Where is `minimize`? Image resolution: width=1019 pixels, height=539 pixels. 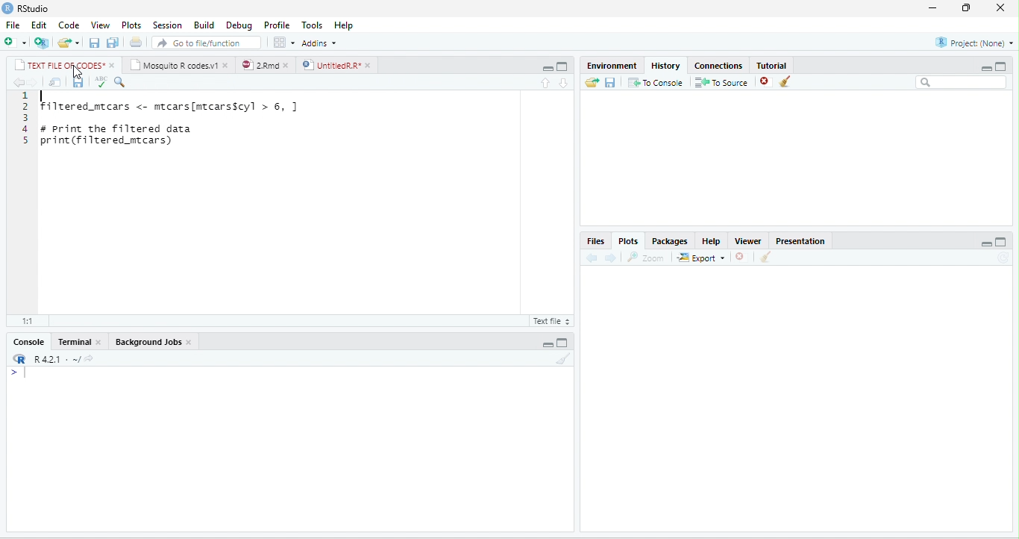
minimize is located at coordinates (985, 68).